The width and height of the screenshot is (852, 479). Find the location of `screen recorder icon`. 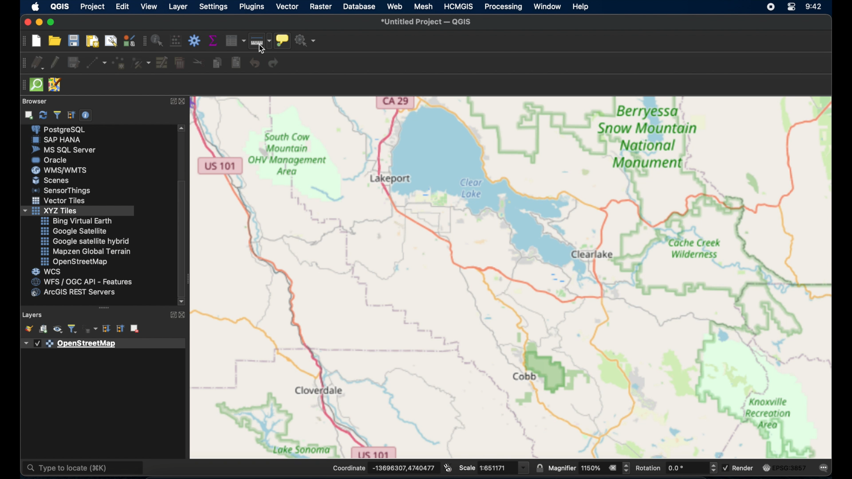

screen recorder icon is located at coordinates (770, 7).